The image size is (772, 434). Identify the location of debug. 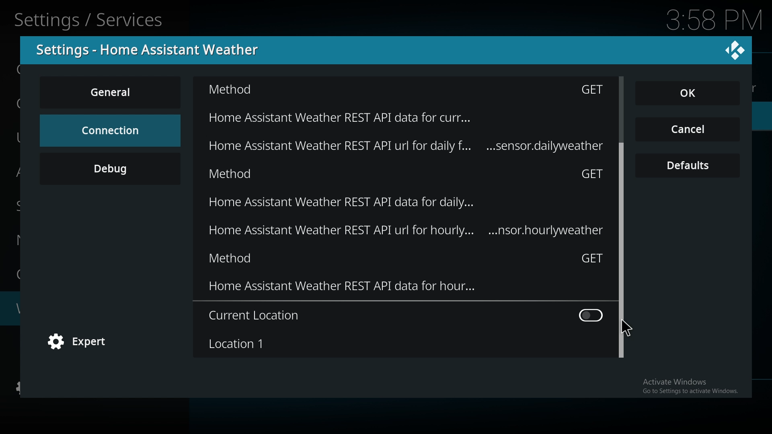
(110, 168).